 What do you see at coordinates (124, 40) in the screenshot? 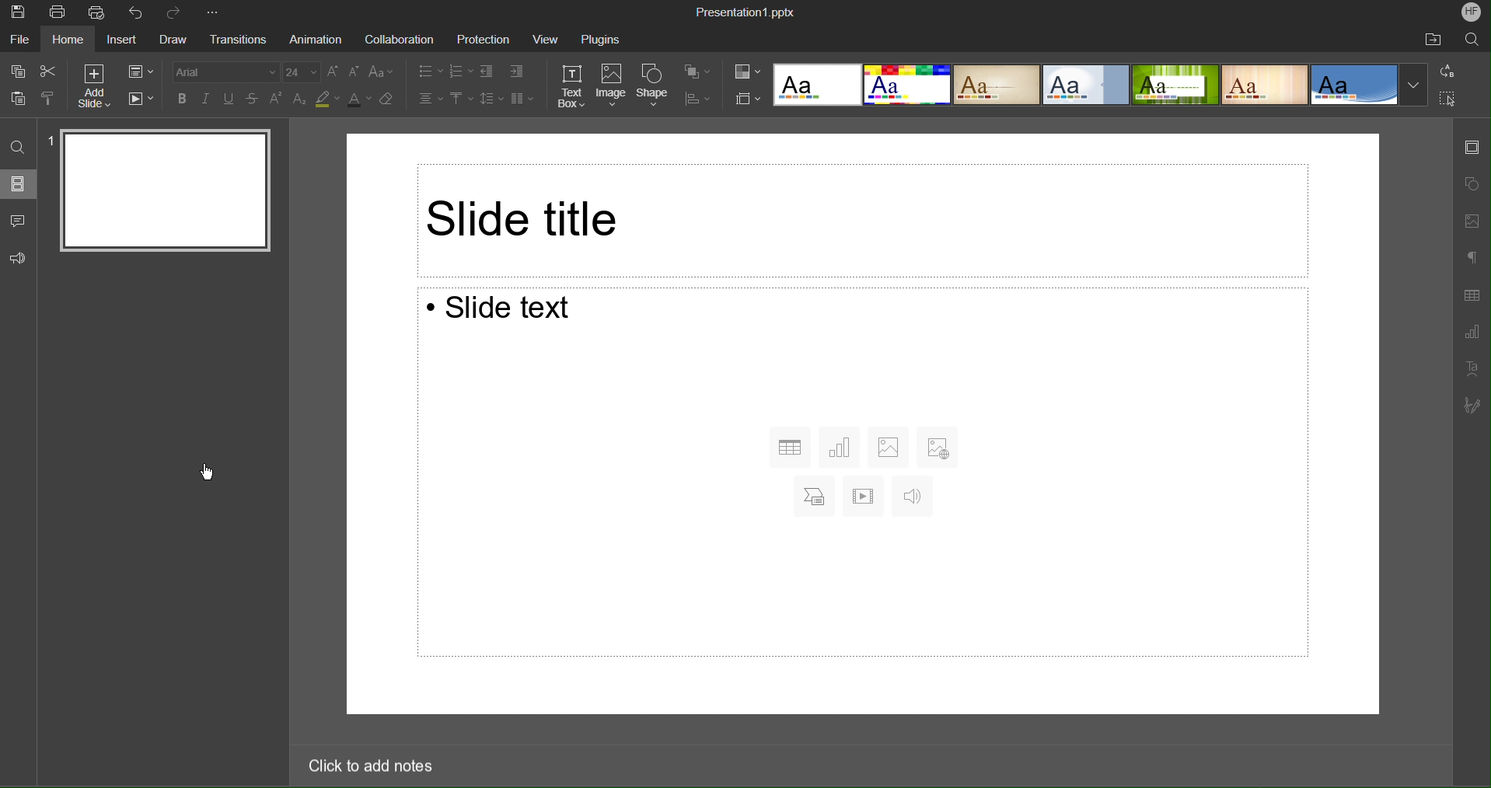
I see `Insert` at bounding box center [124, 40].